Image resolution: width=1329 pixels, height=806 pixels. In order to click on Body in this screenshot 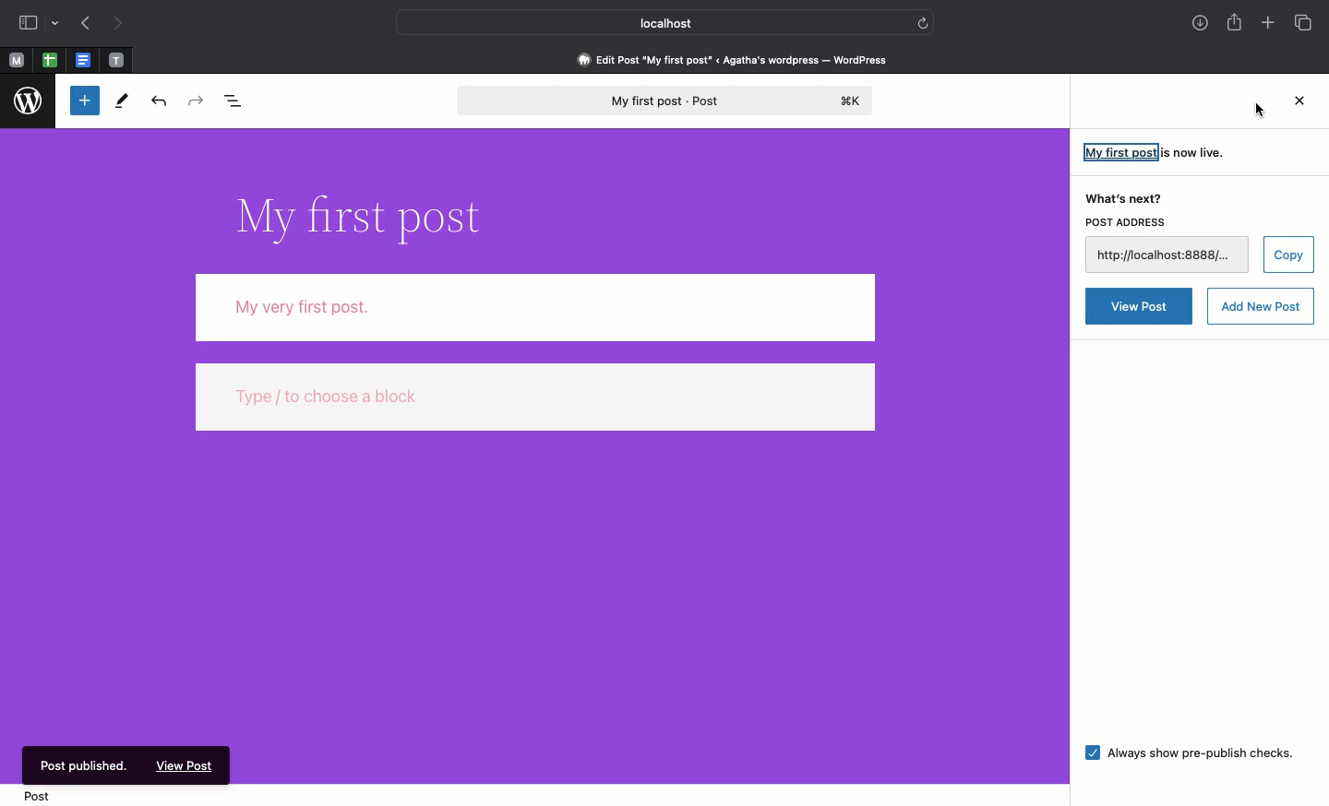, I will do `click(536, 307)`.